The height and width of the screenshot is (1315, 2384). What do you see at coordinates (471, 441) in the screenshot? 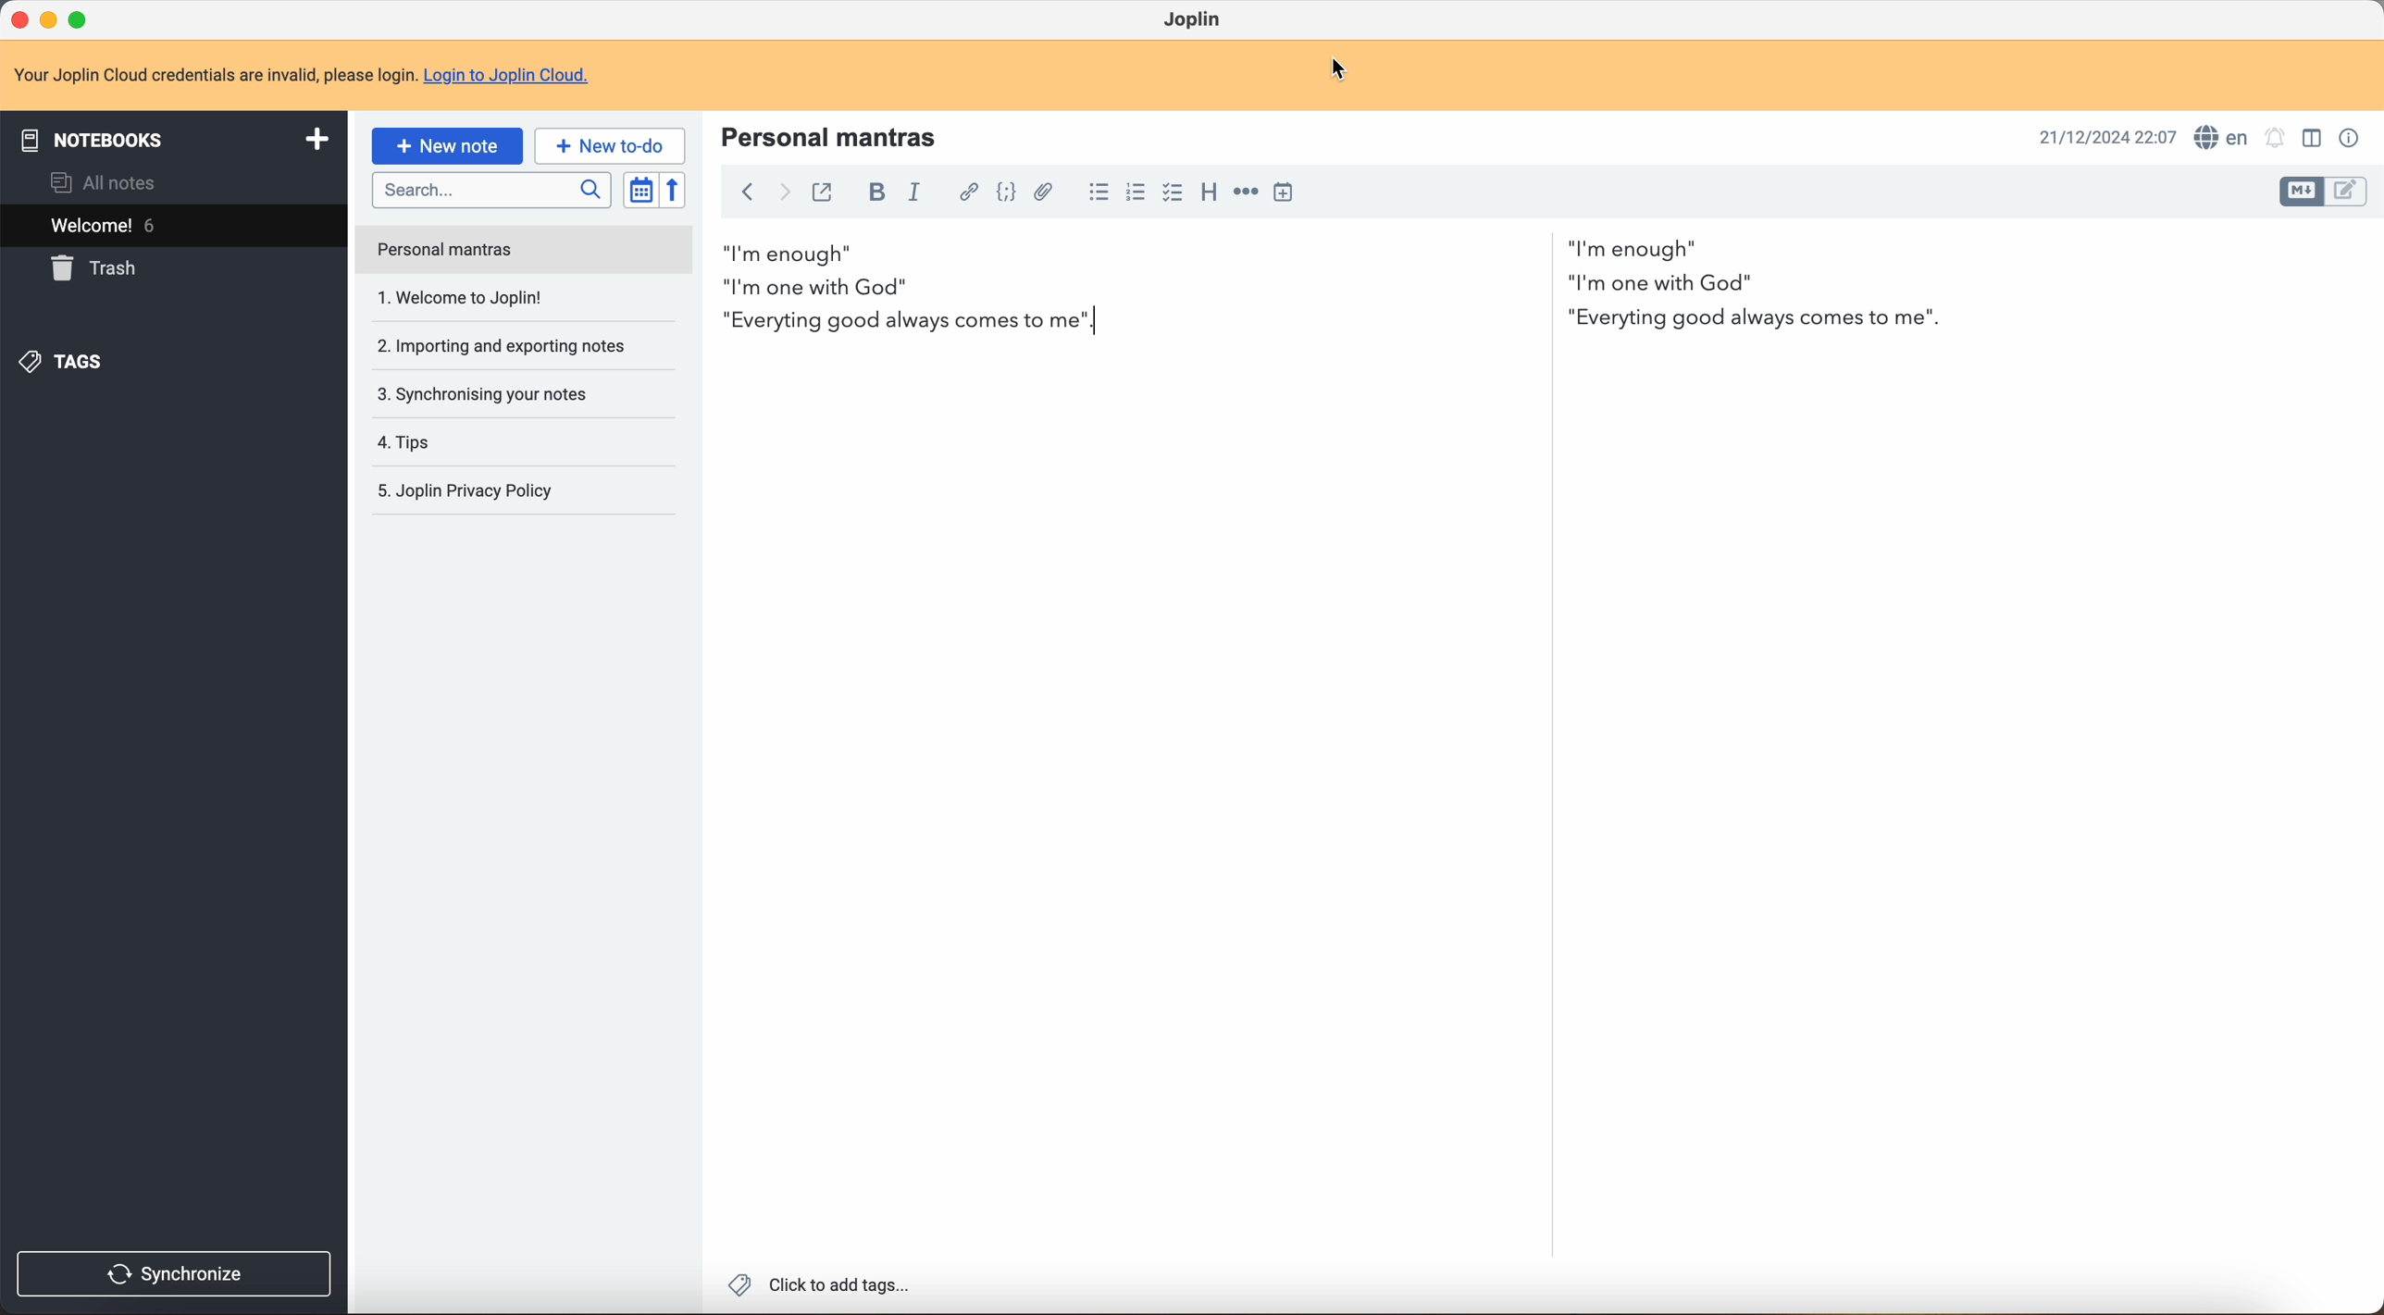
I see `Joplin privacy policy` at bounding box center [471, 441].